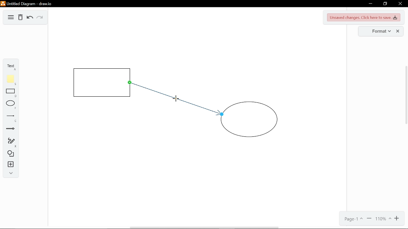 This screenshot has height=229, width=408. Describe the element at coordinates (401, 3) in the screenshot. I see `Close` at that location.